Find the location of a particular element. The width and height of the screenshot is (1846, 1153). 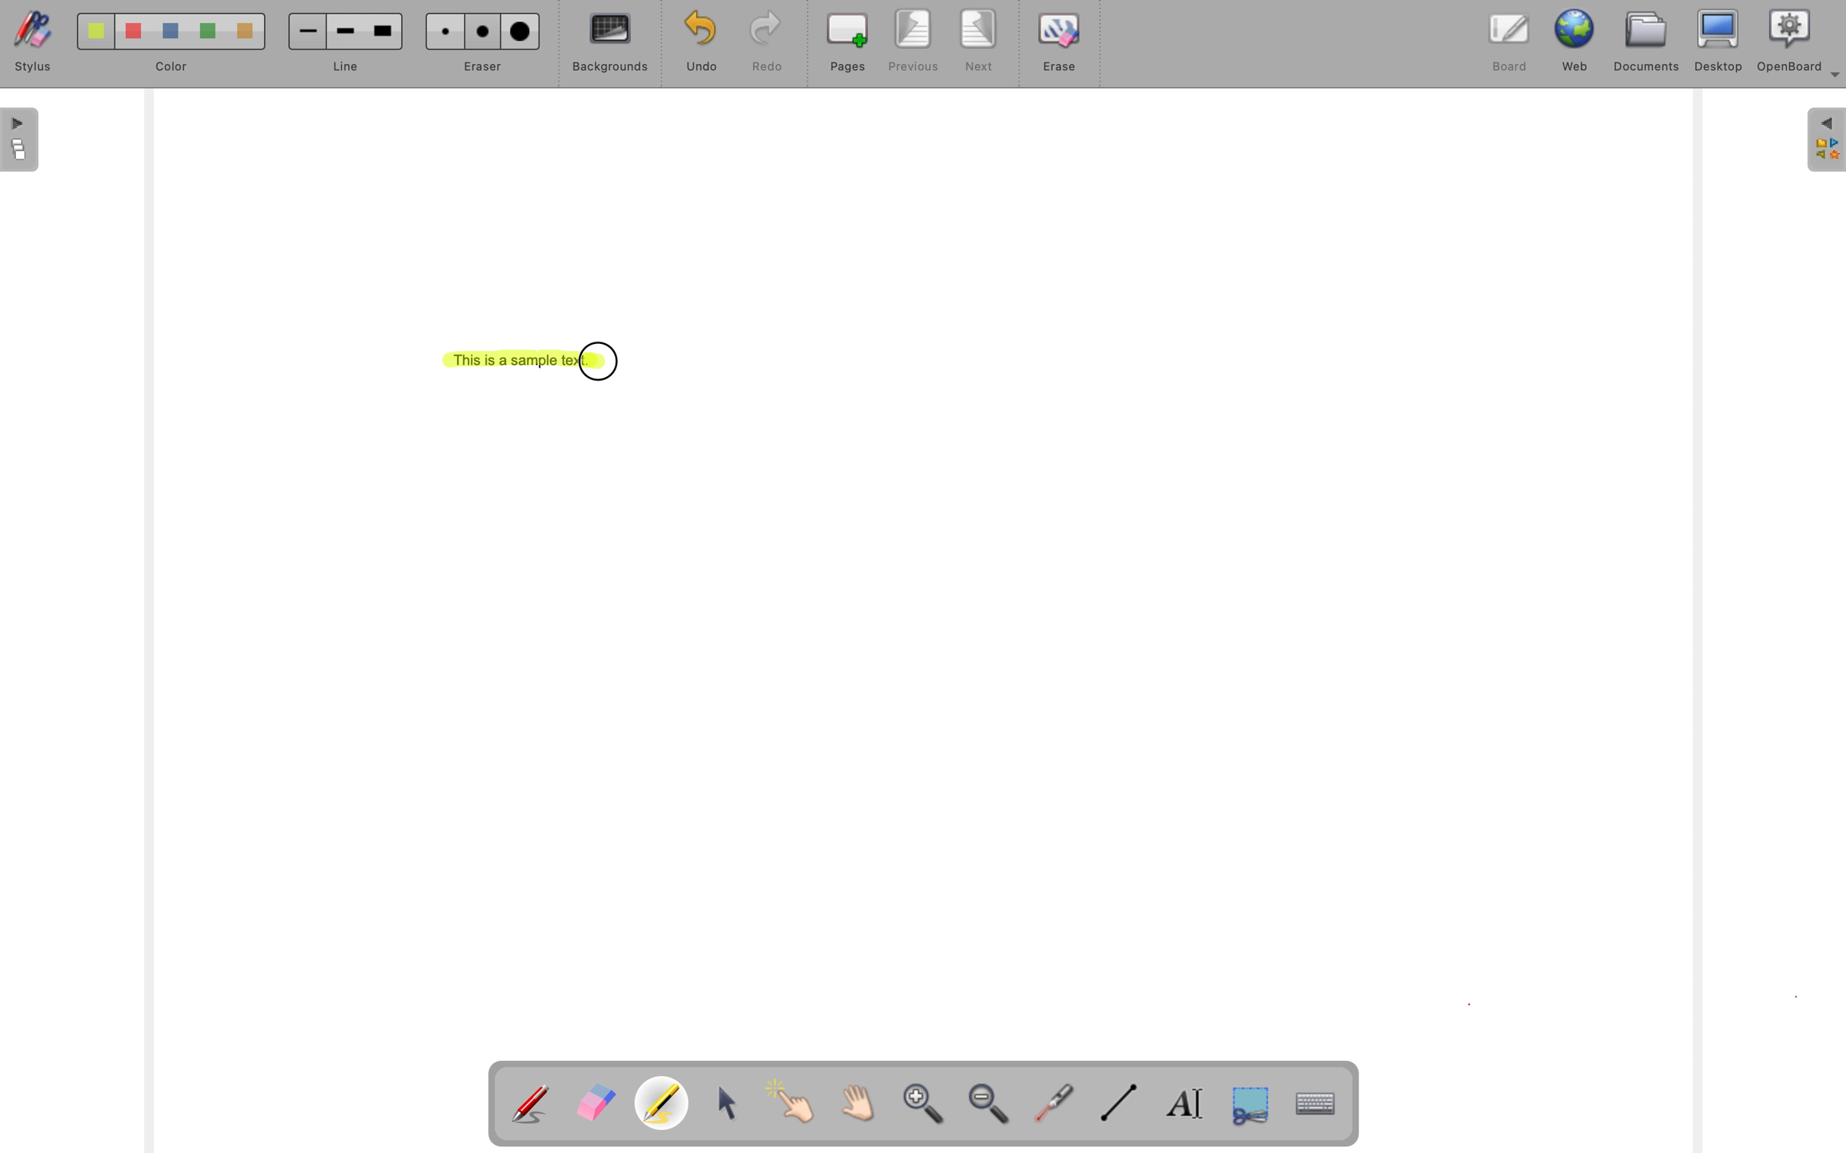

undo is located at coordinates (696, 43).